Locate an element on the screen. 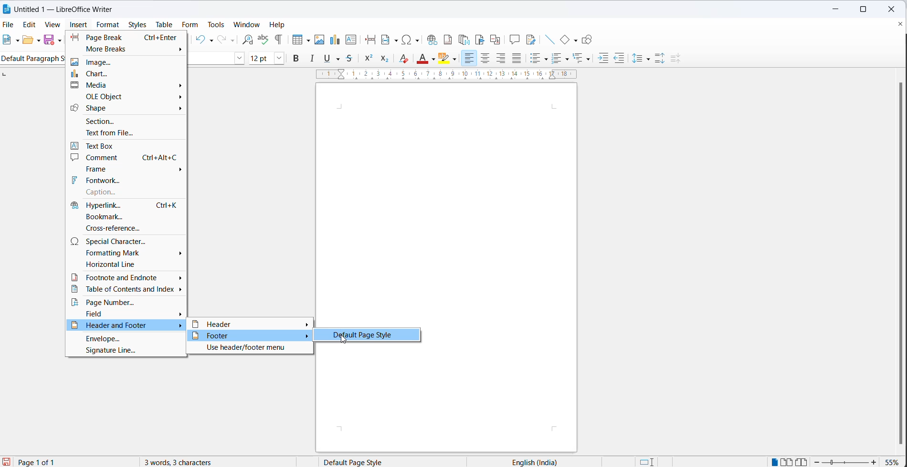 The width and height of the screenshot is (907, 467). caption is located at coordinates (123, 193).